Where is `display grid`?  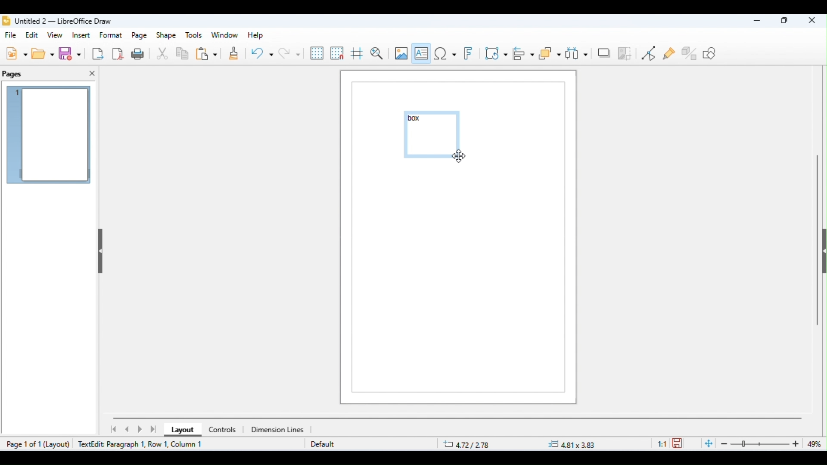
display grid is located at coordinates (317, 53).